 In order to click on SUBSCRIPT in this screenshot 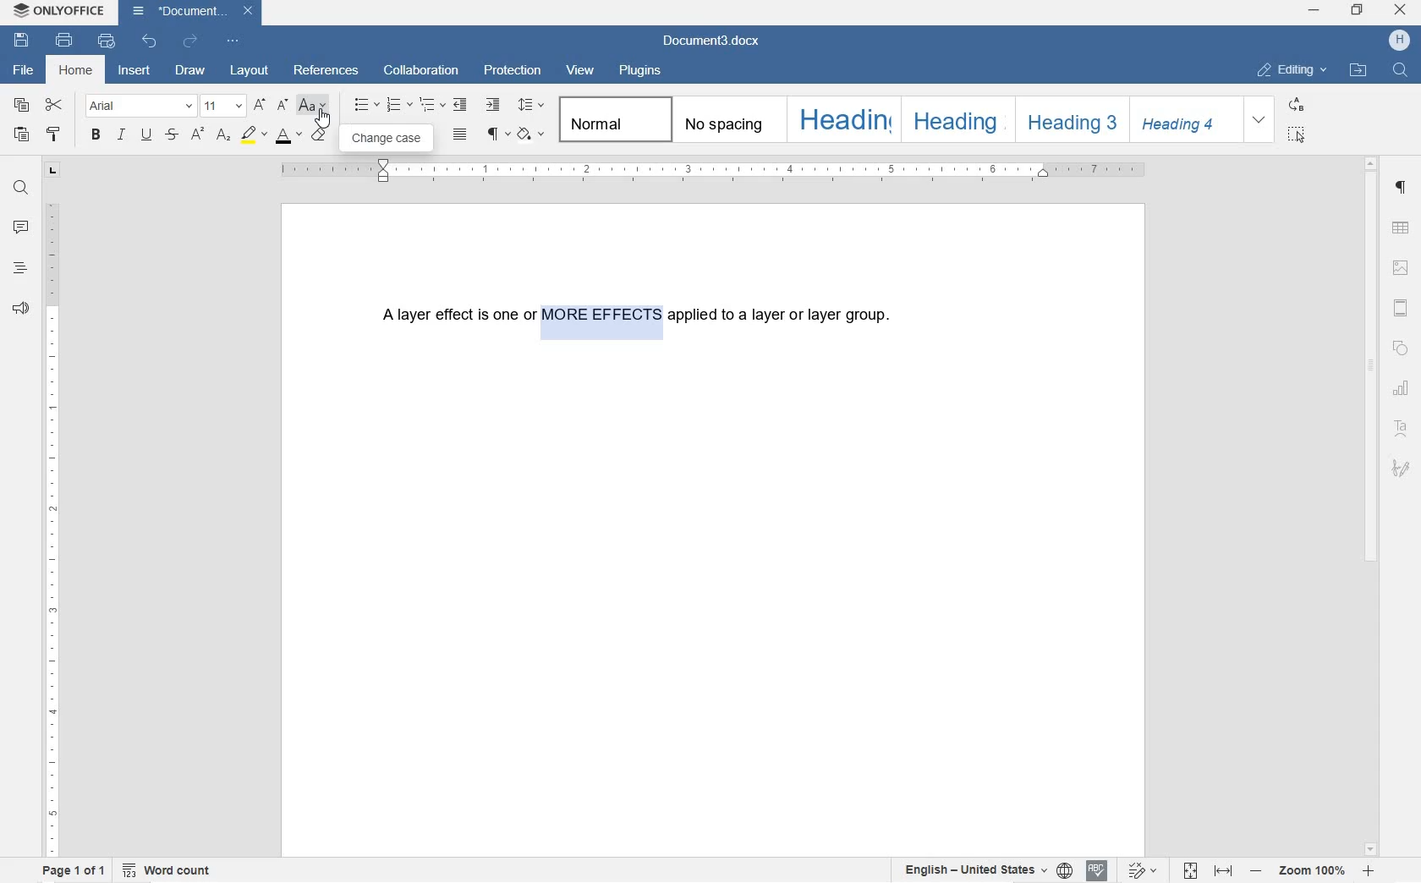, I will do `click(223, 135)`.